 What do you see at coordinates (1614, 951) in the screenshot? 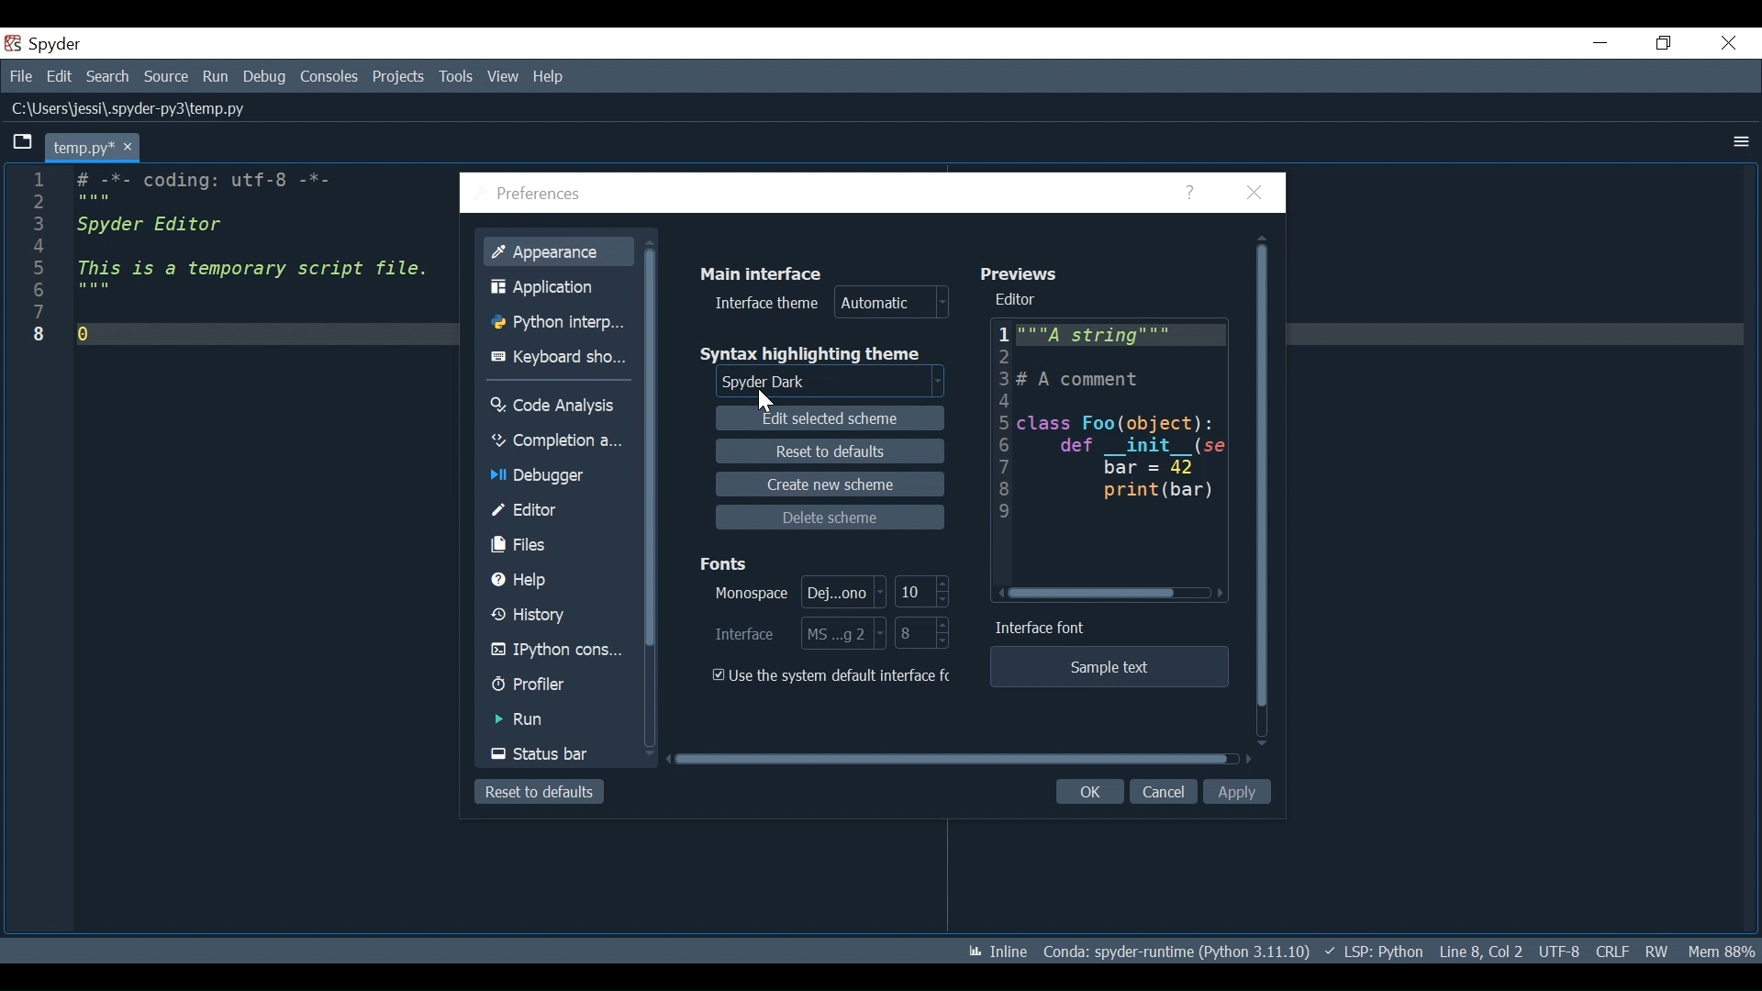
I see `File EQL Status` at bounding box center [1614, 951].